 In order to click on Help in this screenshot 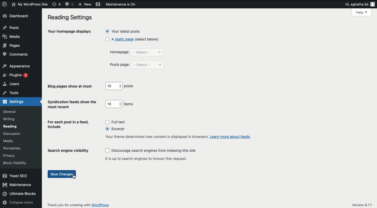, I will do `click(362, 12)`.